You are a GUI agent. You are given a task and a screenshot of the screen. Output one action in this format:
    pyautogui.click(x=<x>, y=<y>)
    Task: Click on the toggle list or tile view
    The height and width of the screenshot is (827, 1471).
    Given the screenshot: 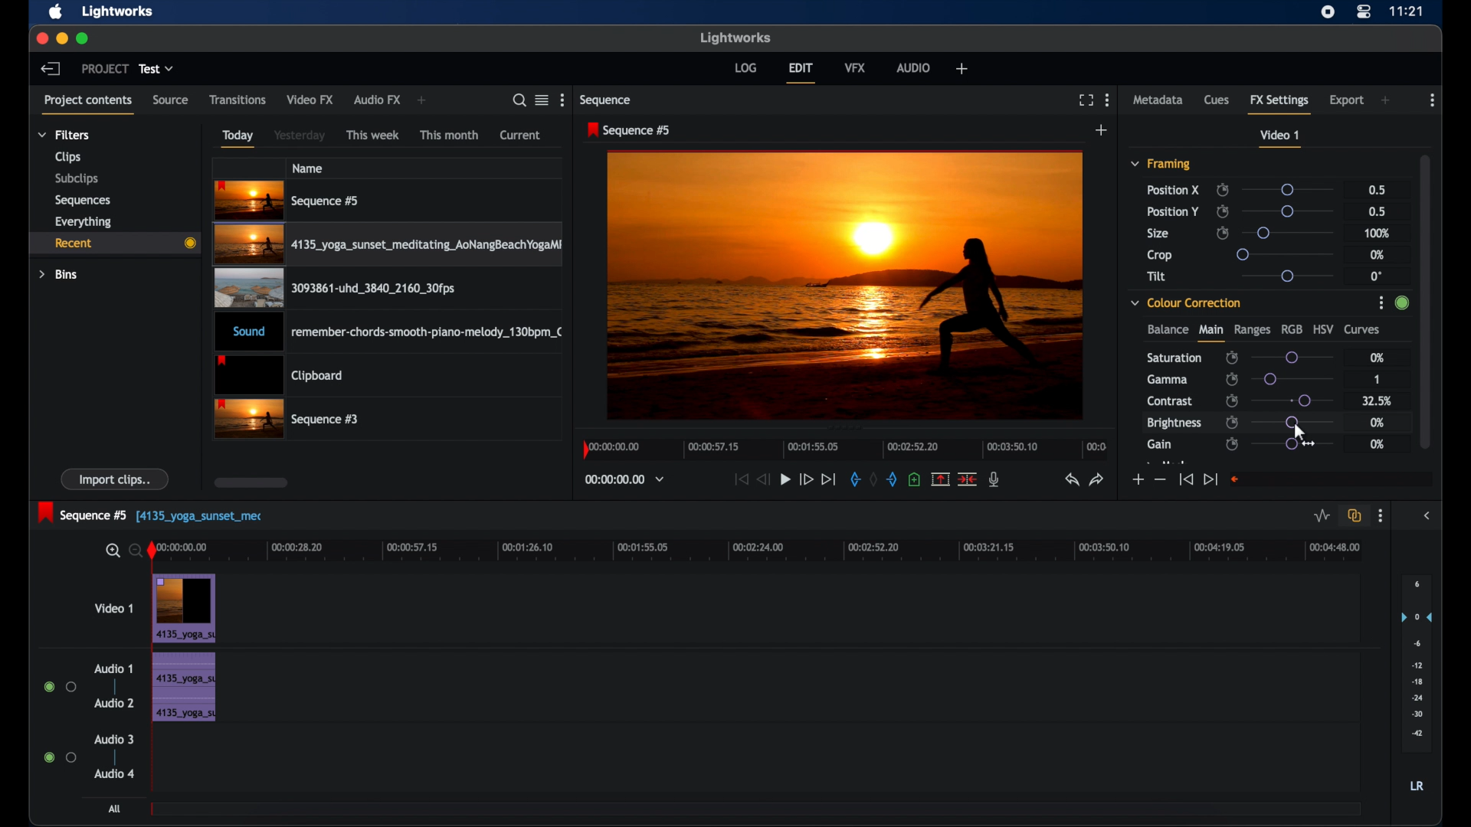 What is the action you would take?
    pyautogui.click(x=542, y=100)
    